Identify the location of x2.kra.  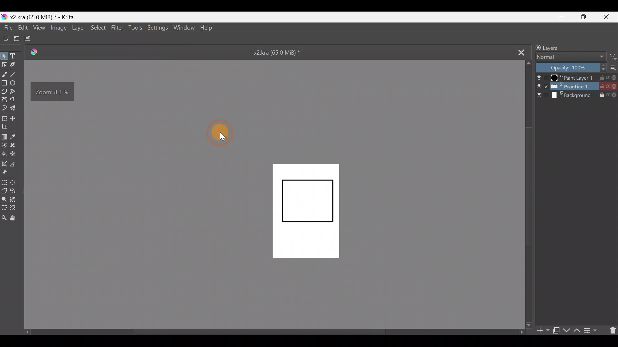
(271, 52).